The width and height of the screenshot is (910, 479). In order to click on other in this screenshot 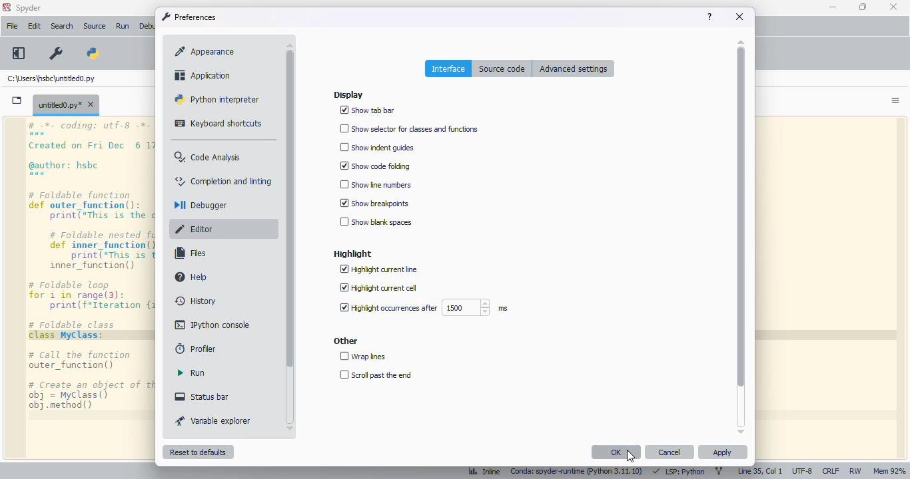, I will do `click(345, 341)`.